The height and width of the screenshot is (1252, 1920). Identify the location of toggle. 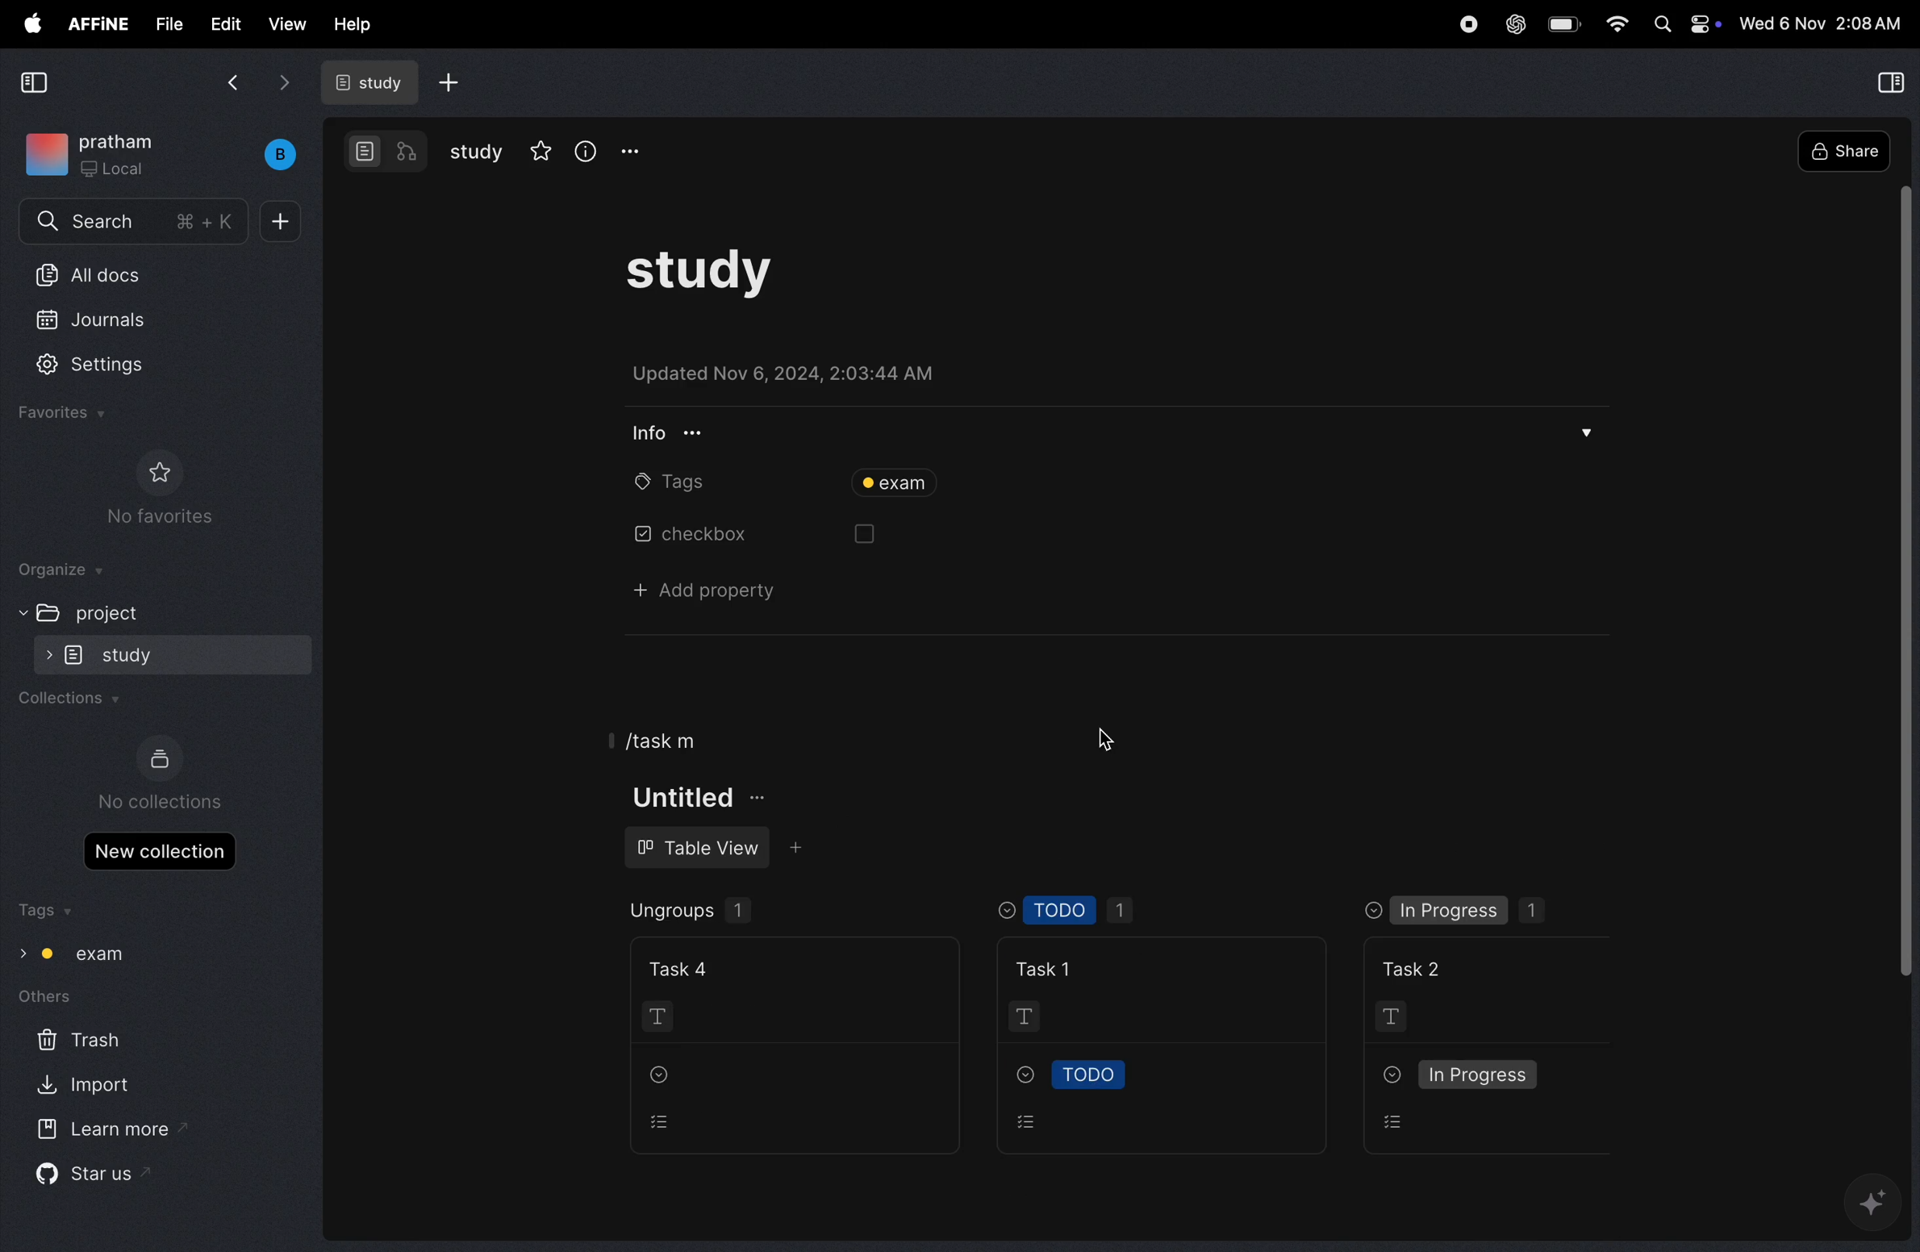
(1902, 582).